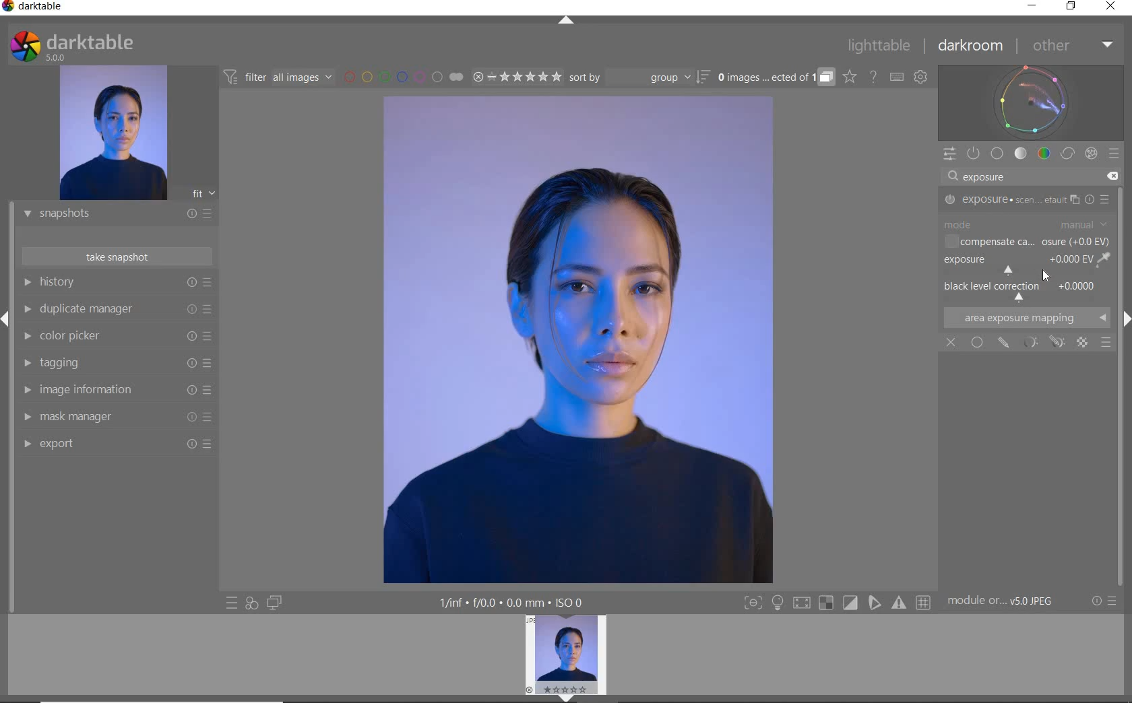 The height and width of the screenshot is (703, 1132). I want to click on SNAPSHOTS, so click(112, 215).